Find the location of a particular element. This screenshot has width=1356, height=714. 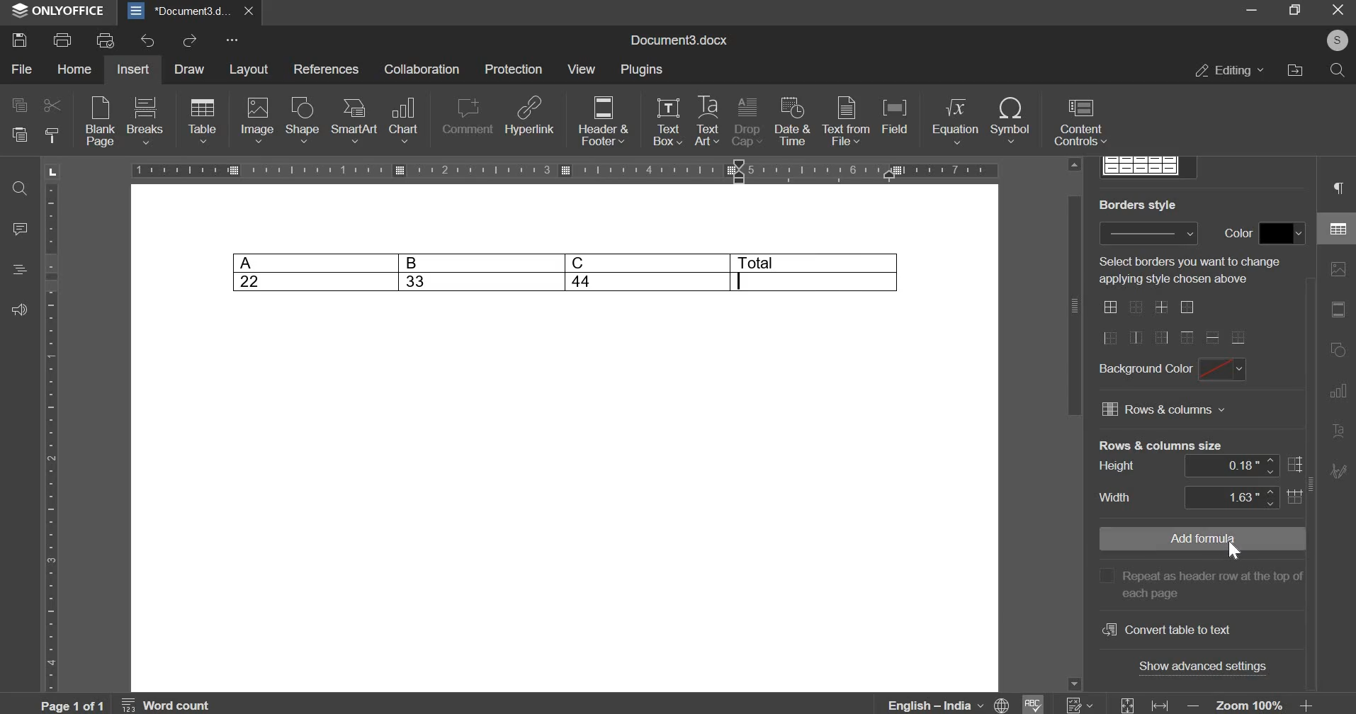

comment is located at coordinates (23, 230).